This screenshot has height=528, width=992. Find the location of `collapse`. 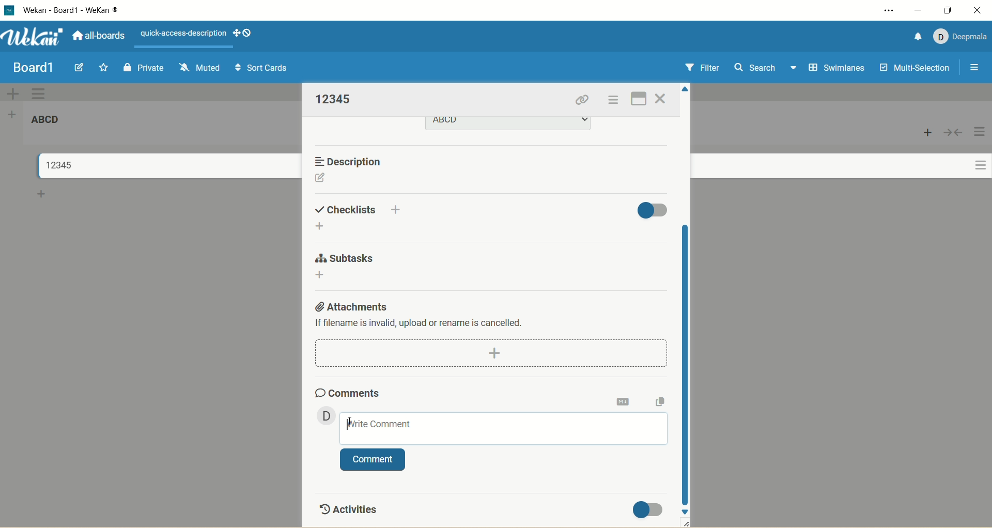

collapse is located at coordinates (952, 133).